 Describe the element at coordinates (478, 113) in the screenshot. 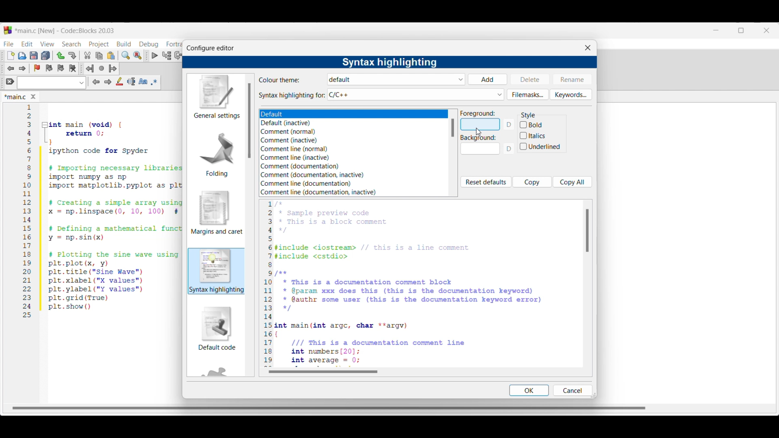

I see `Indicates foreground color options` at that location.